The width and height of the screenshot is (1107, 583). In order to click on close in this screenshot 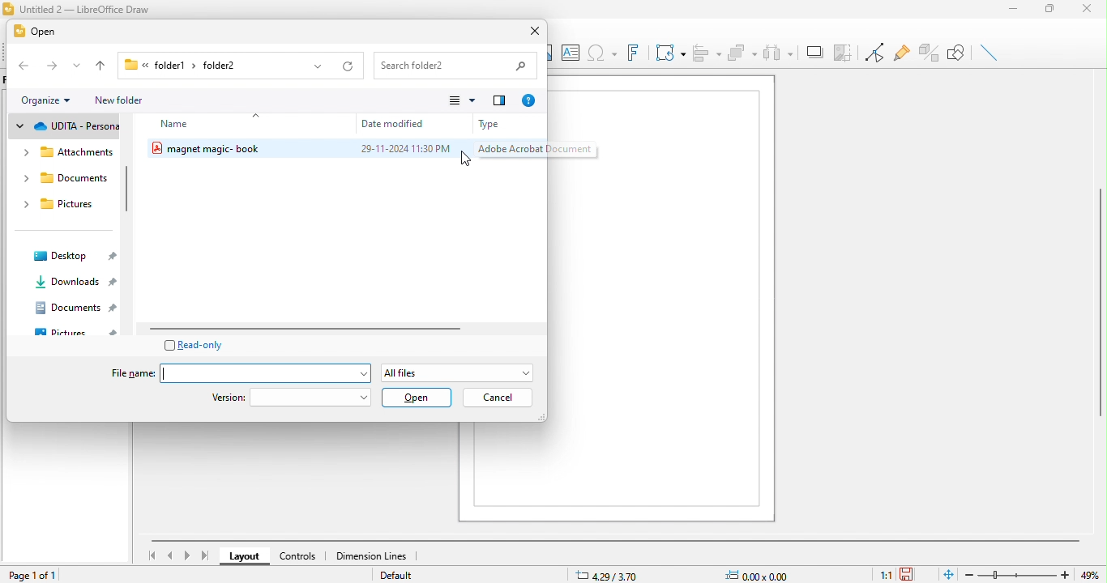, I will do `click(1089, 11)`.